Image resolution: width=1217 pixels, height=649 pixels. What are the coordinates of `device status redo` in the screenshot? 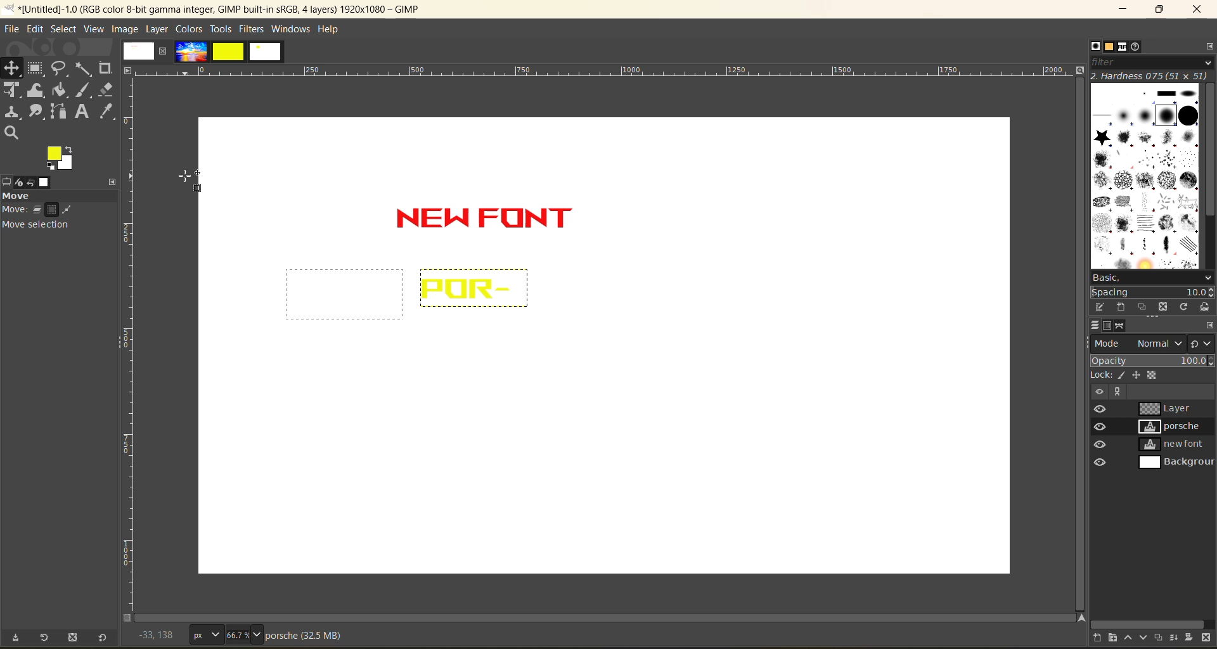 It's located at (25, 183).